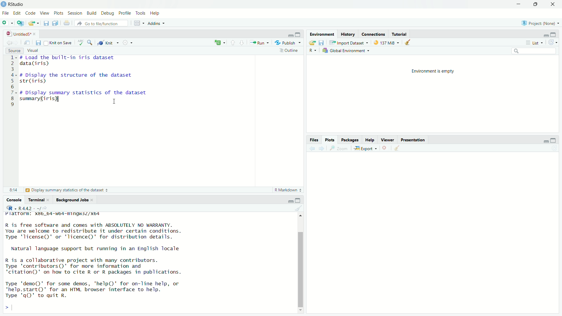  Describe the element at coordinates (148, 262) in the screenshot. I see `platrorm: x¥b_b4-wb4-mingwiZ/xo4R is free software and comes with ABSOLUTELY NO WARRANTY.You are welcome to redistribute it under certain conditions.Type 'license()' or 'licence()' for distribution details.Natural language support but running in an English localeR is a collaborative project with many contributors.Type 'contributors()' for more information and‘citation()' on how to cite R or R packages in publications.Type 'demo()' for some demos, 'help()' for on-line help, or'help.start()"' for an HTML browser interface to help.Type 'qQ)' to quit R` at that location.